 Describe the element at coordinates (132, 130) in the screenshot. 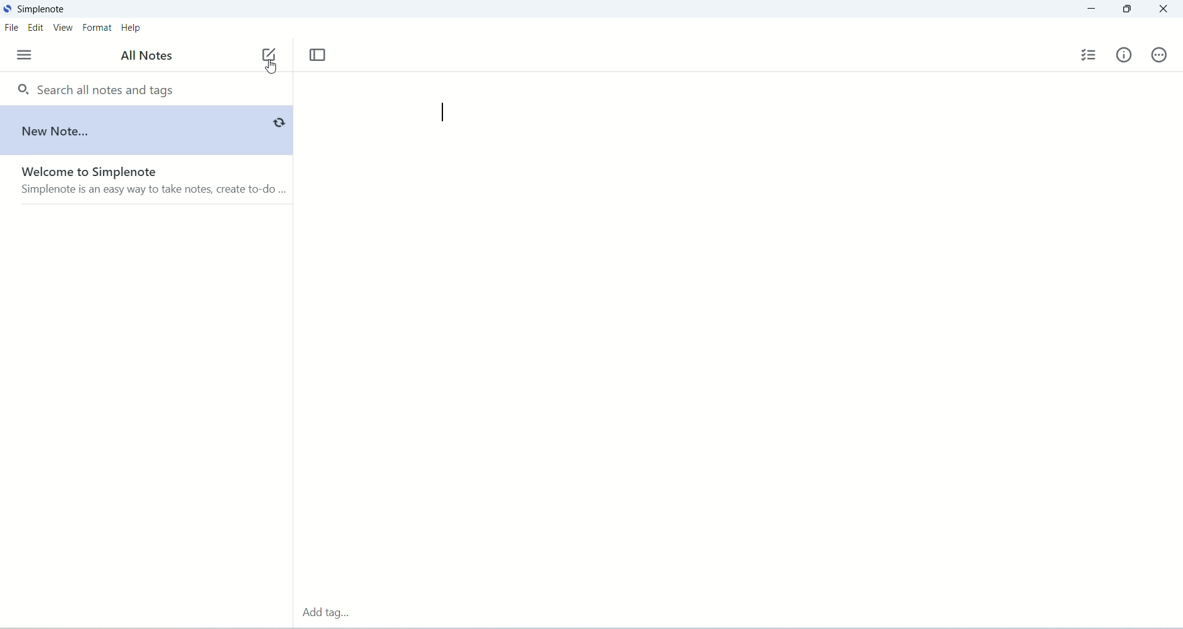

I see `new note` at that location.